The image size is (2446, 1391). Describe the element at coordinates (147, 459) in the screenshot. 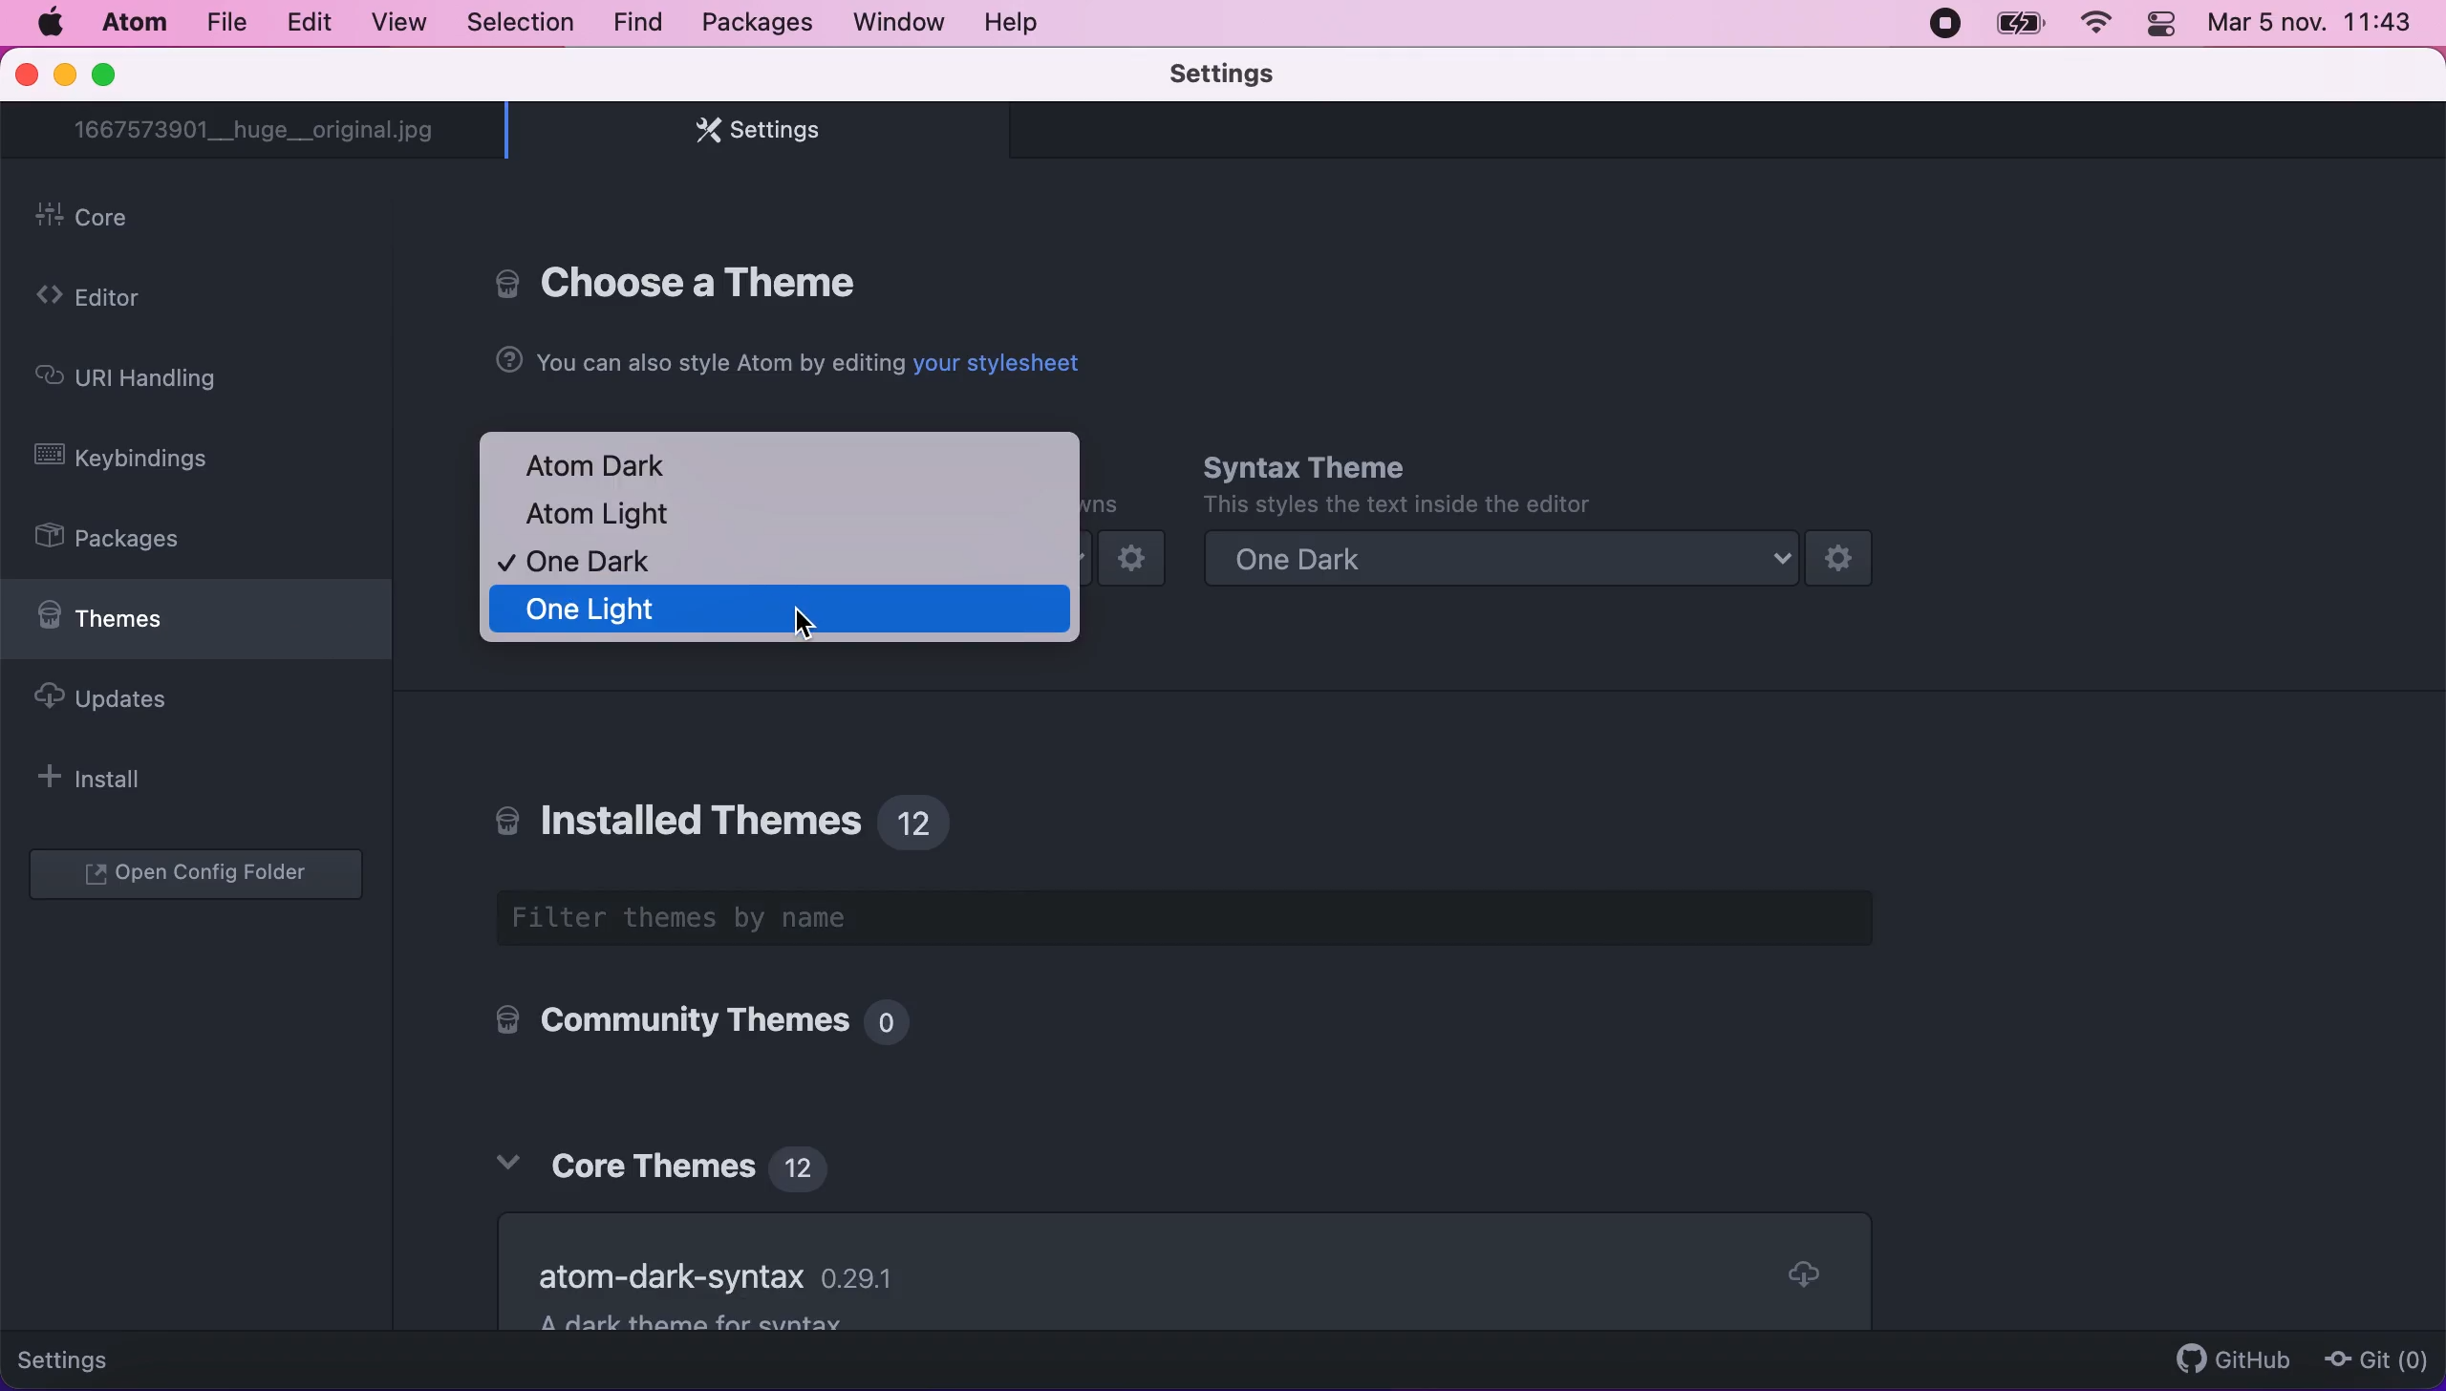

I see `keybindings` at that location.